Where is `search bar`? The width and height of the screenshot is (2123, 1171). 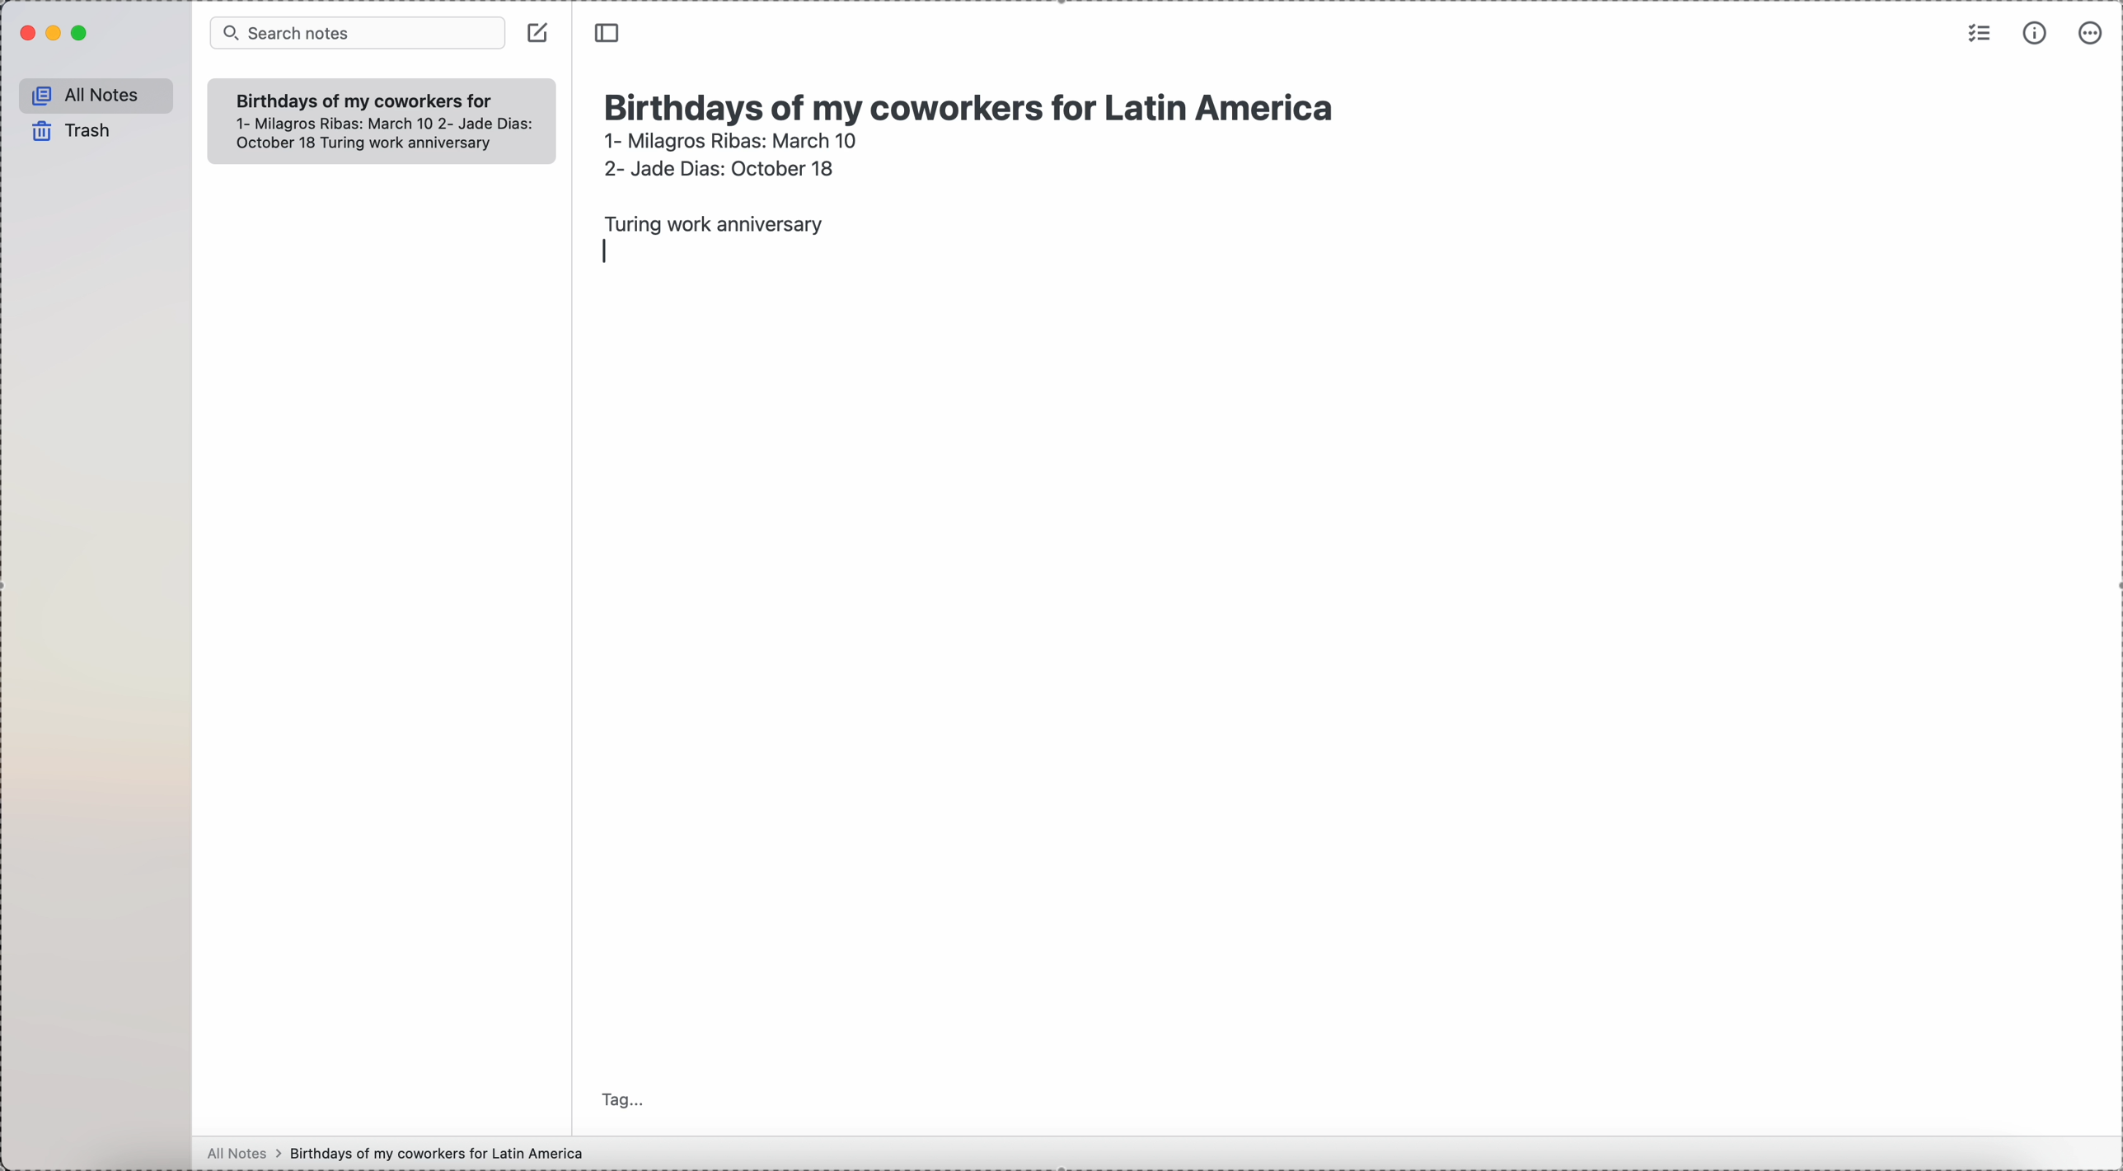 search bar is located at coordinates (357, 34).